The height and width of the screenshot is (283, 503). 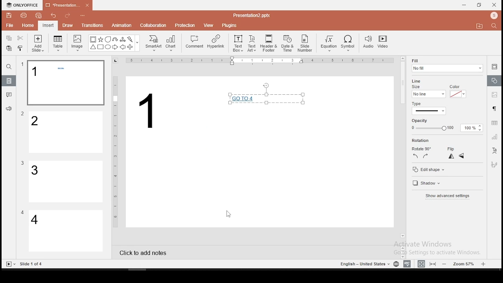 I want to click on slides, so click(x=9, y=81).